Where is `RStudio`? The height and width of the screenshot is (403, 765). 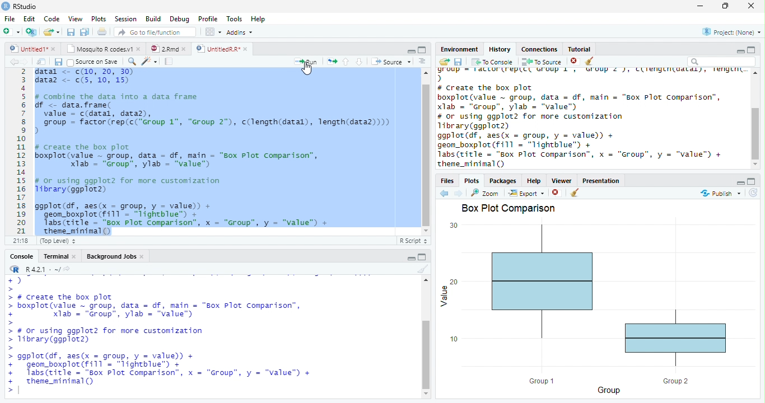 RStudio is located at coordinates (20, 7).